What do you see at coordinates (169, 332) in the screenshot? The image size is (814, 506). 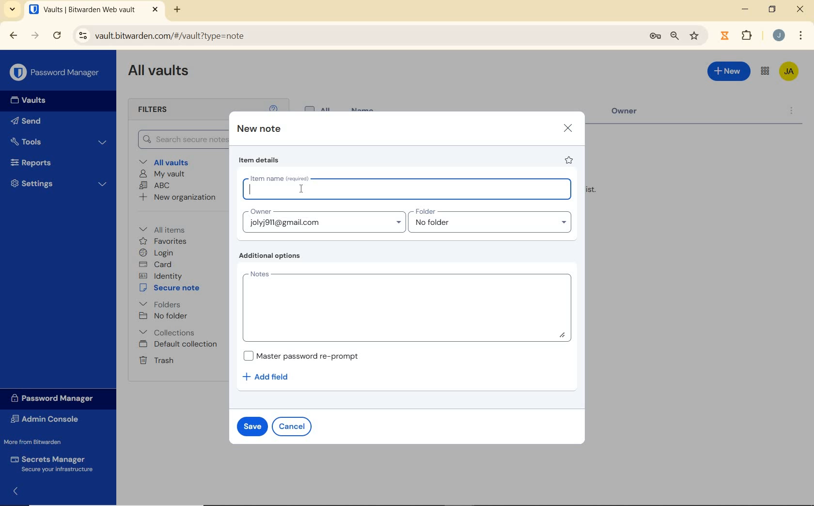 I see `Collections` at bounding box center [169, 332].